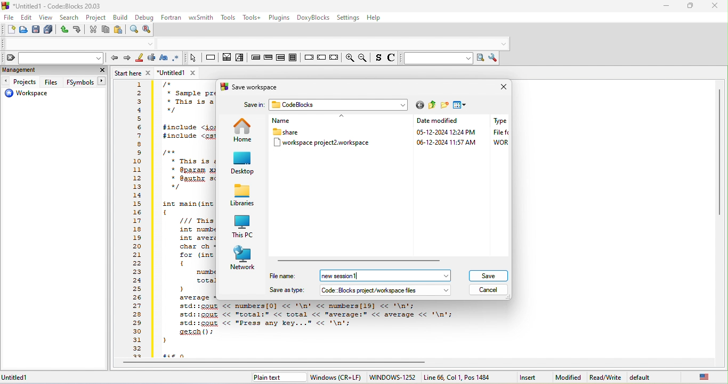 The image size is (728, 384). What do you see at coordinates (165, 59) in the screenshot?
I see `match case` at bounding box center [165, 59].